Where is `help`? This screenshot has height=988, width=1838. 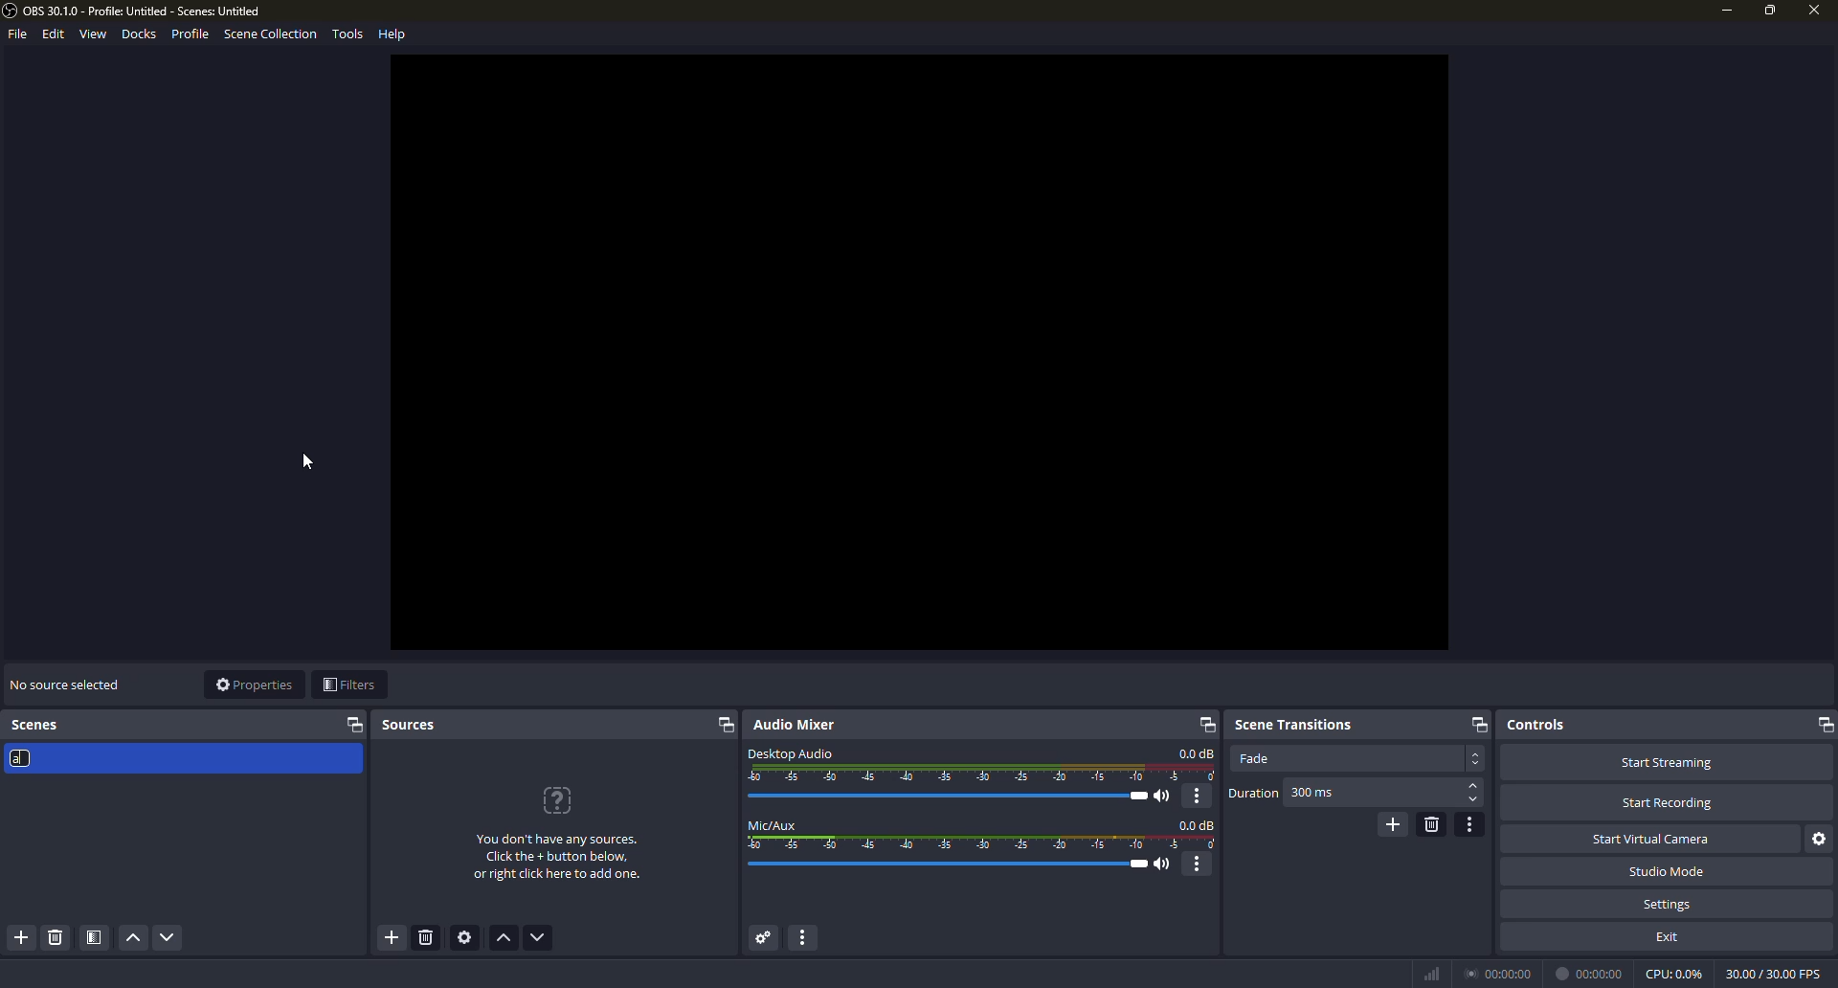 help is located at coordinates (394, 33).